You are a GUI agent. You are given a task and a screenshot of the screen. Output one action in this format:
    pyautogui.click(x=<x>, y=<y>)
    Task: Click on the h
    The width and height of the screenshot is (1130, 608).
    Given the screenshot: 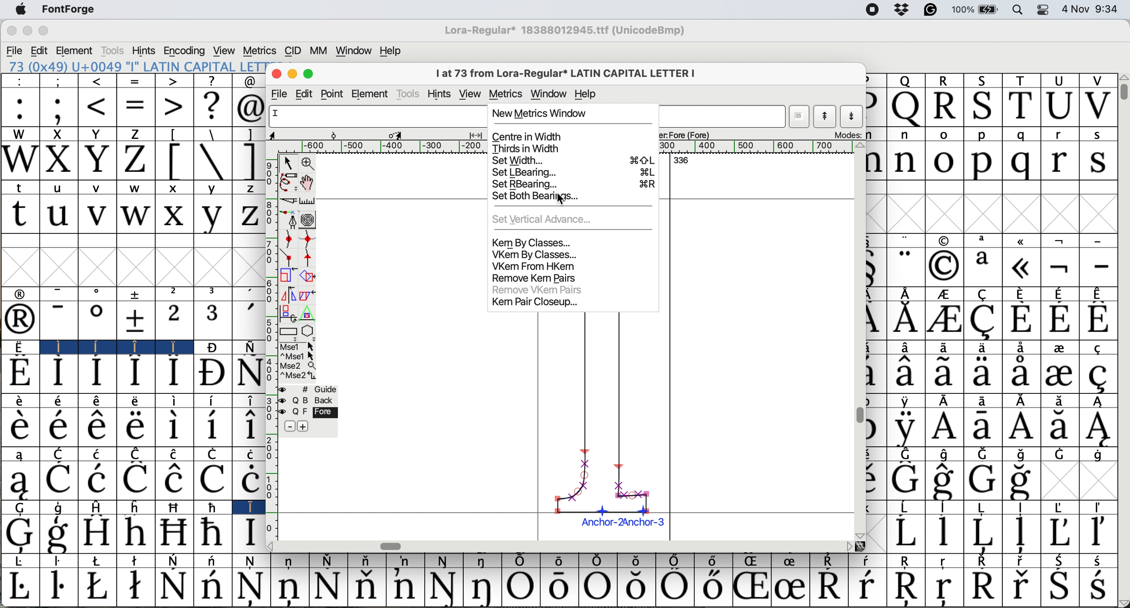 What is the action you would take?
    pyautogui.click(x=138, y=507)
    